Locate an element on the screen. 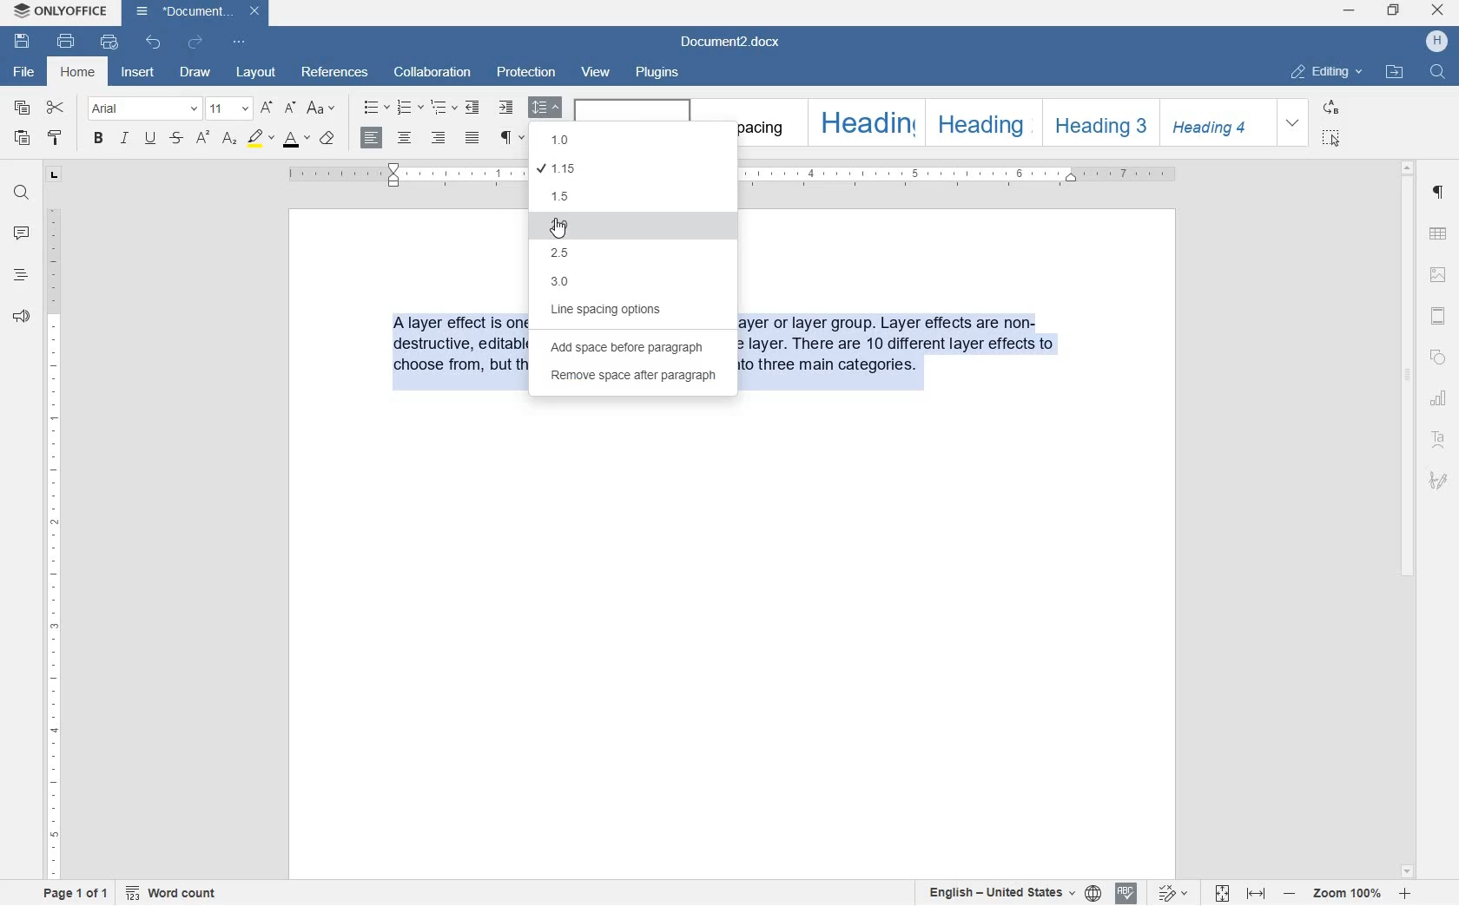 The height and width of the screenshot is (906, 1459). print is located at coordinates (66, 41).